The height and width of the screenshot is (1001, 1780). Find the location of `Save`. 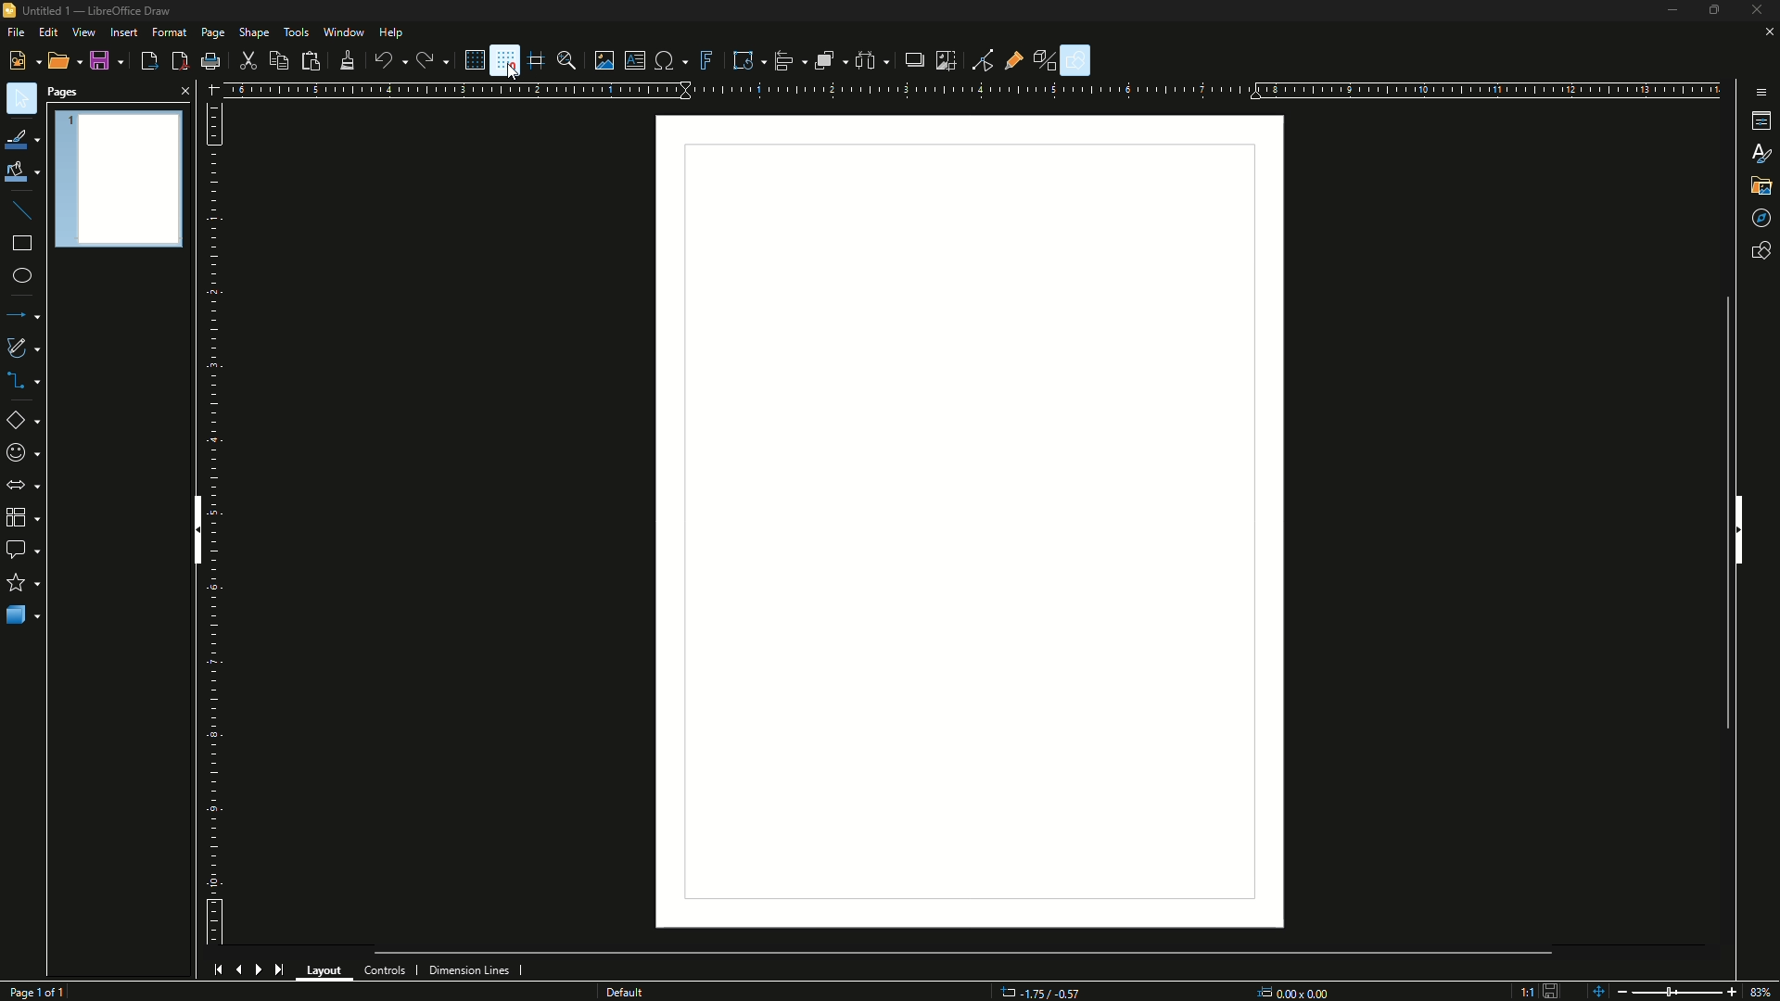

Save is located at coordinates (100, 60).